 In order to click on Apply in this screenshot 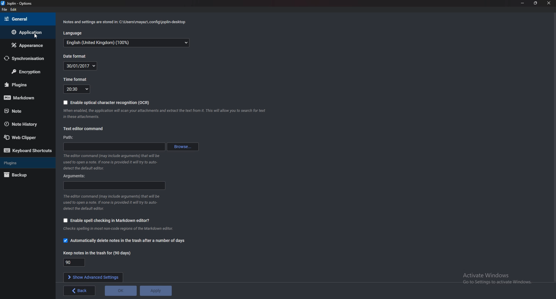, I will do `click(156, 291)`.